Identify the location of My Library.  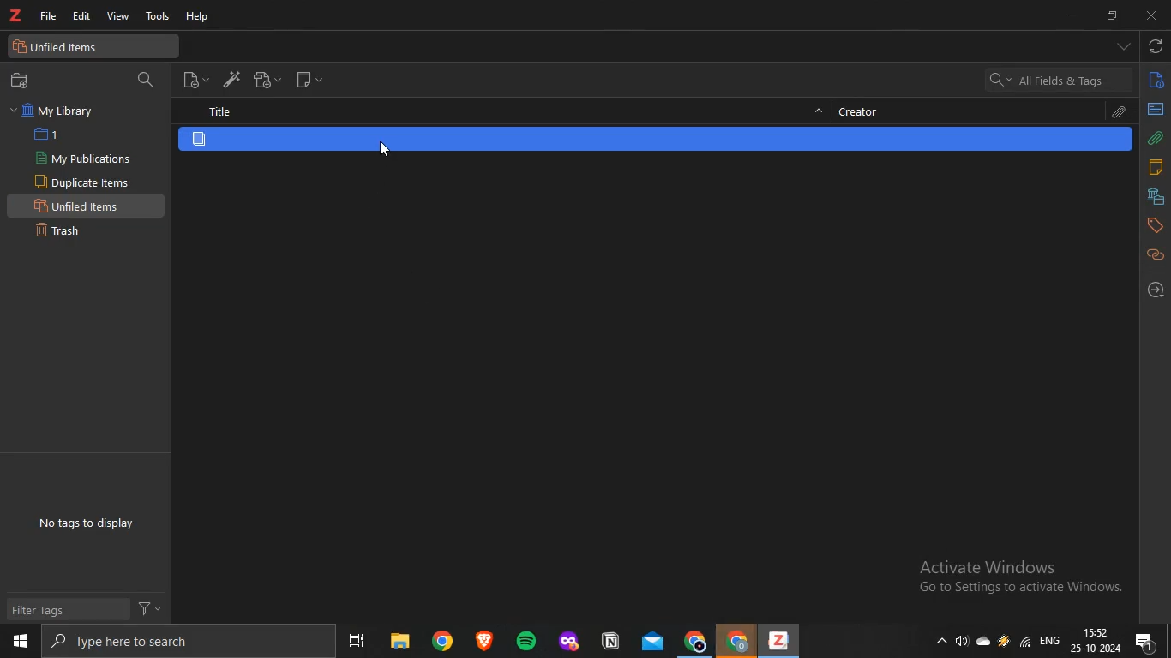
(55, 111).